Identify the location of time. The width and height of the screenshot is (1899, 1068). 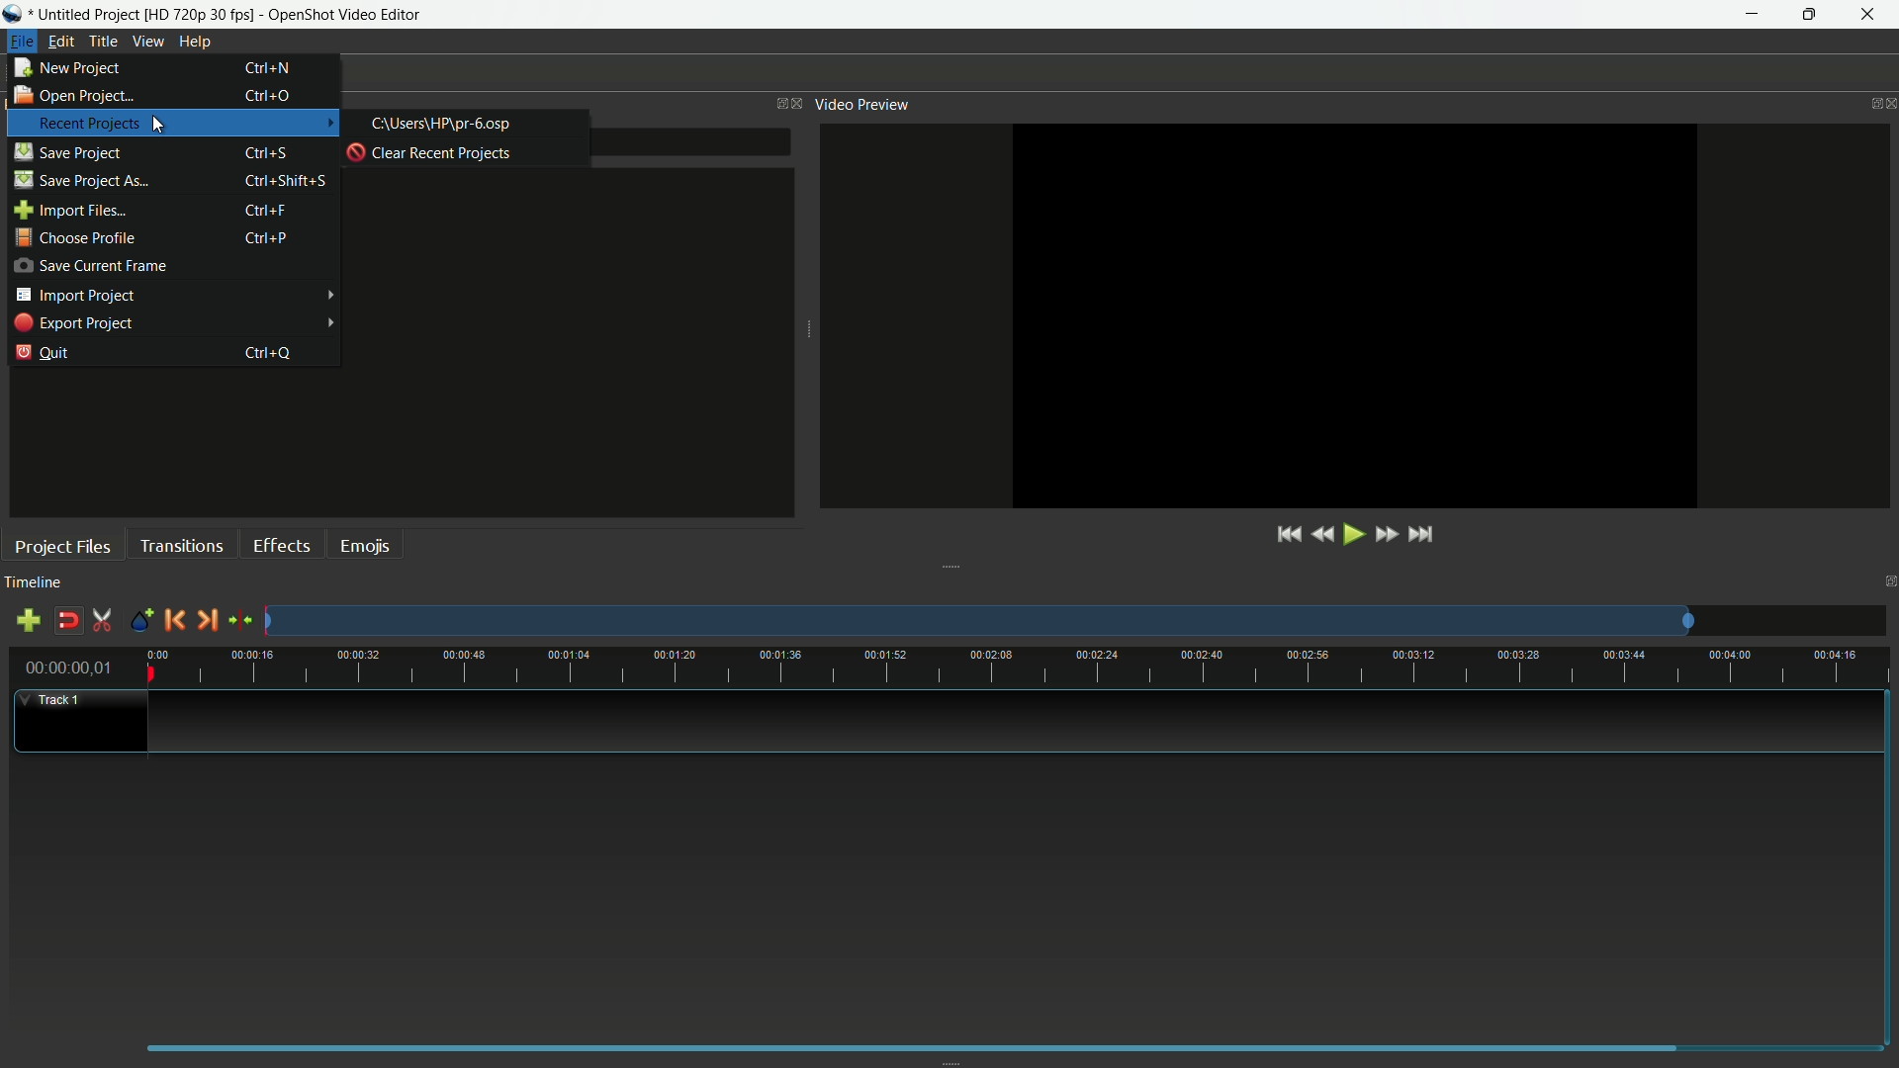
(1019, 666).